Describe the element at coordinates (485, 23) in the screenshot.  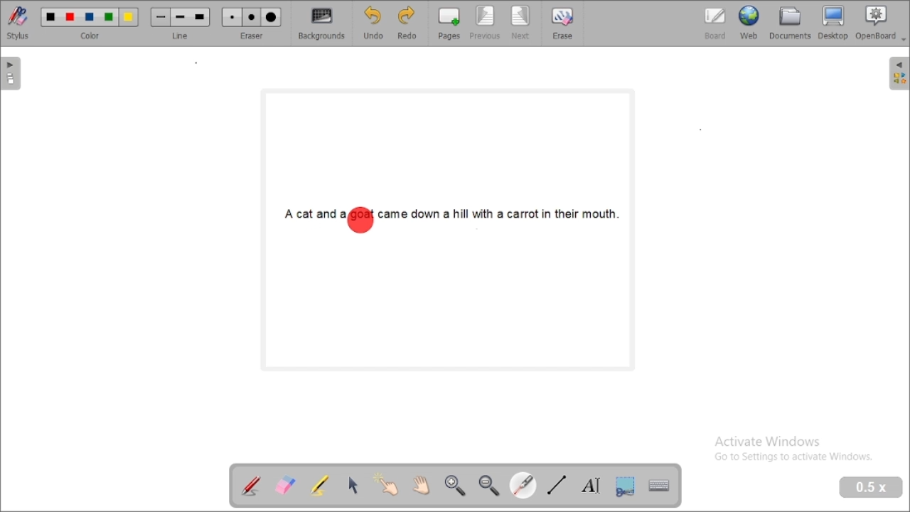
I see `previous` at that location.